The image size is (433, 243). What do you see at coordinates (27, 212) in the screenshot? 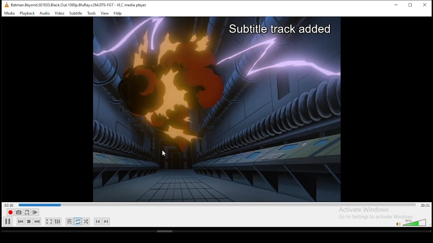
I see `loop between point A to point B continuously. click ad point A` at bounding box center [27, 212].